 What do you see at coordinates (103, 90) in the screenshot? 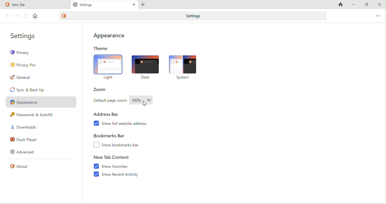
I see `zoom` at bounding box center [103, 90].